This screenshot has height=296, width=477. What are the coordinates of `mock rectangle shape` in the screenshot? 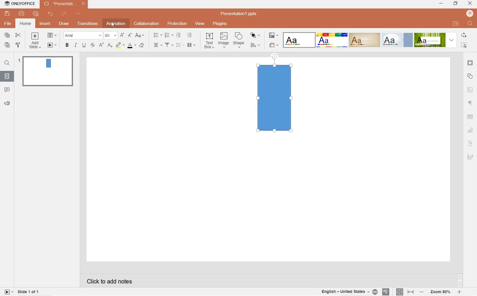 It's located at (276, 100).